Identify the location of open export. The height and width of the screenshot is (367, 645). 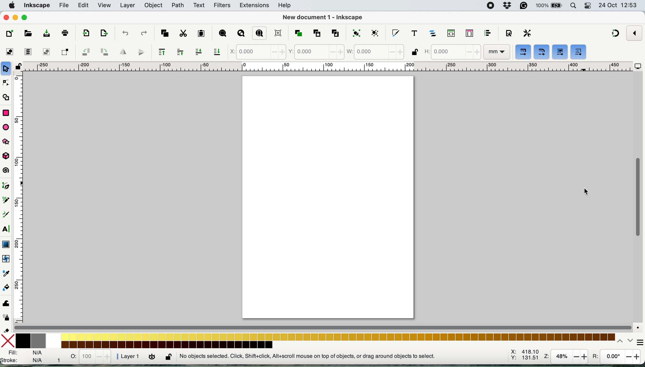
(103, 33).